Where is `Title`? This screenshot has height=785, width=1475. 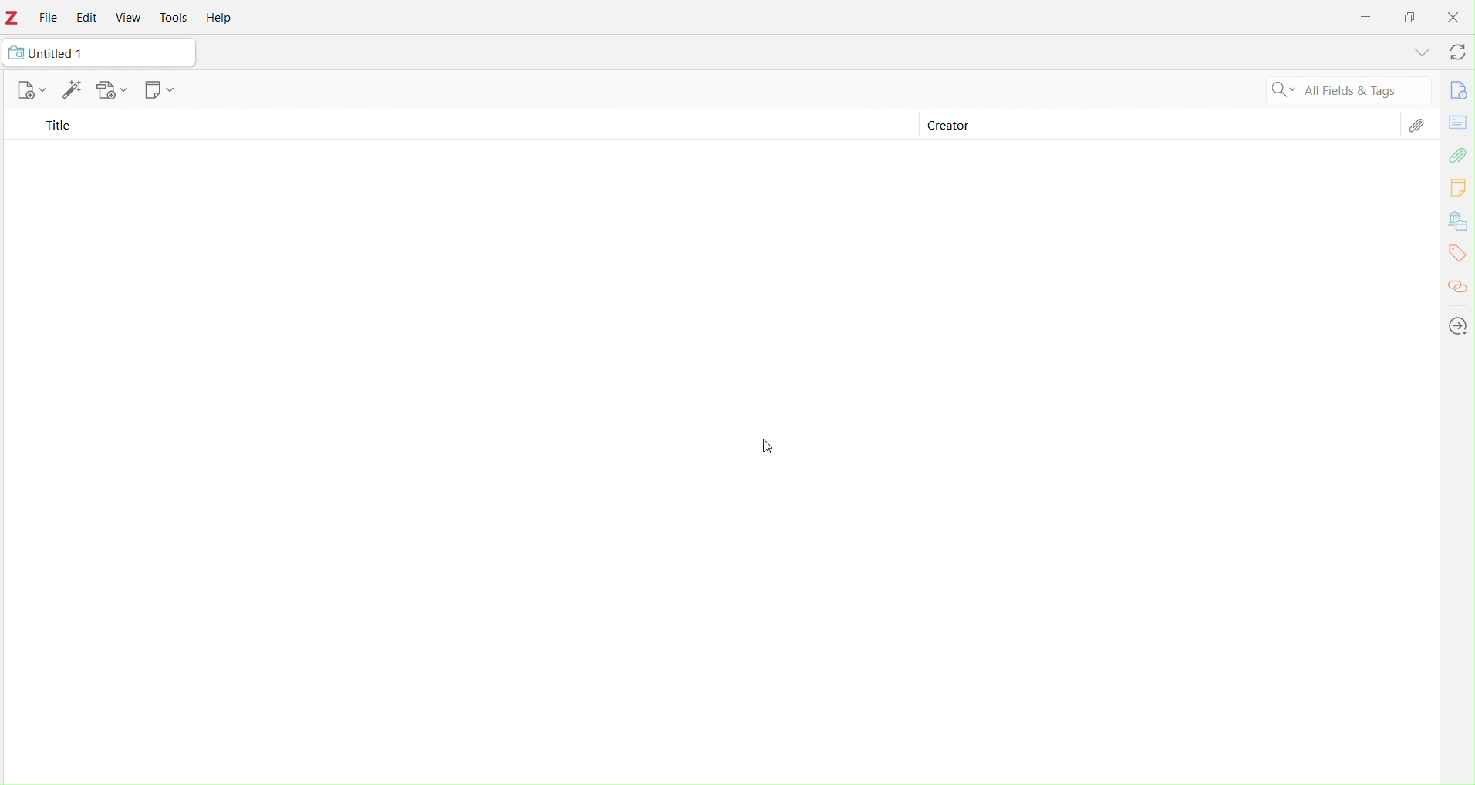 Title is located at coordinates (57, 127).